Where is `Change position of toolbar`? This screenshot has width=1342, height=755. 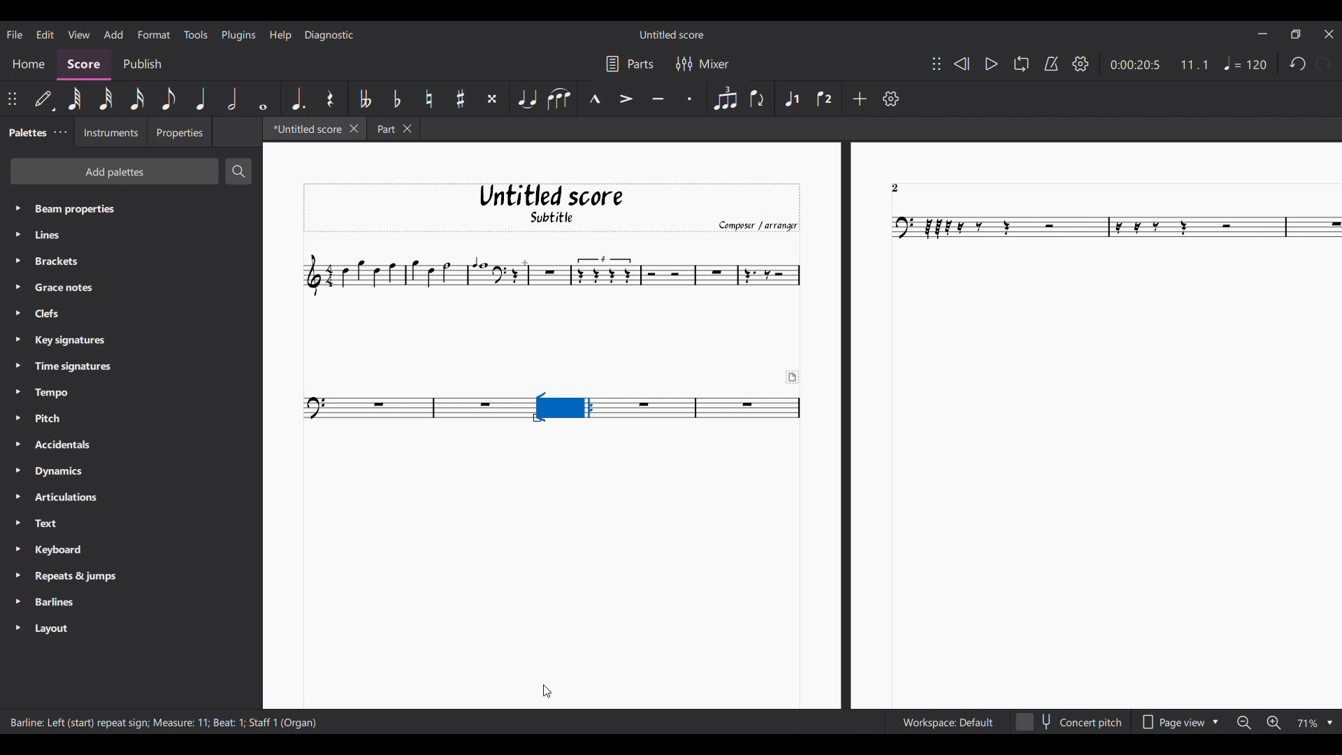 Change position of toolbar is located at coordinates (937, 64).